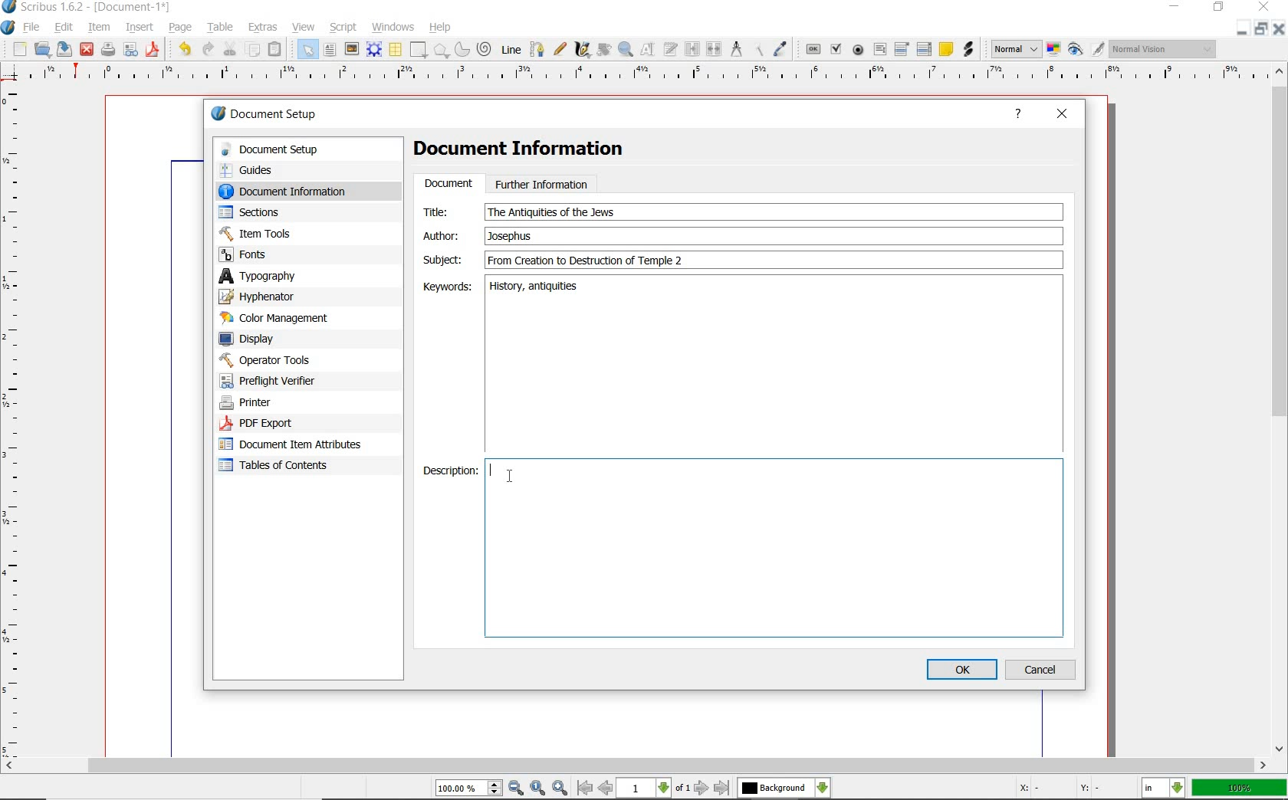 This screenshot has width=1288, height=800. What do you see at coordinates (671, 51) in the screenshot?
I see `edit text with story editor` at bounding box center [671, 51].